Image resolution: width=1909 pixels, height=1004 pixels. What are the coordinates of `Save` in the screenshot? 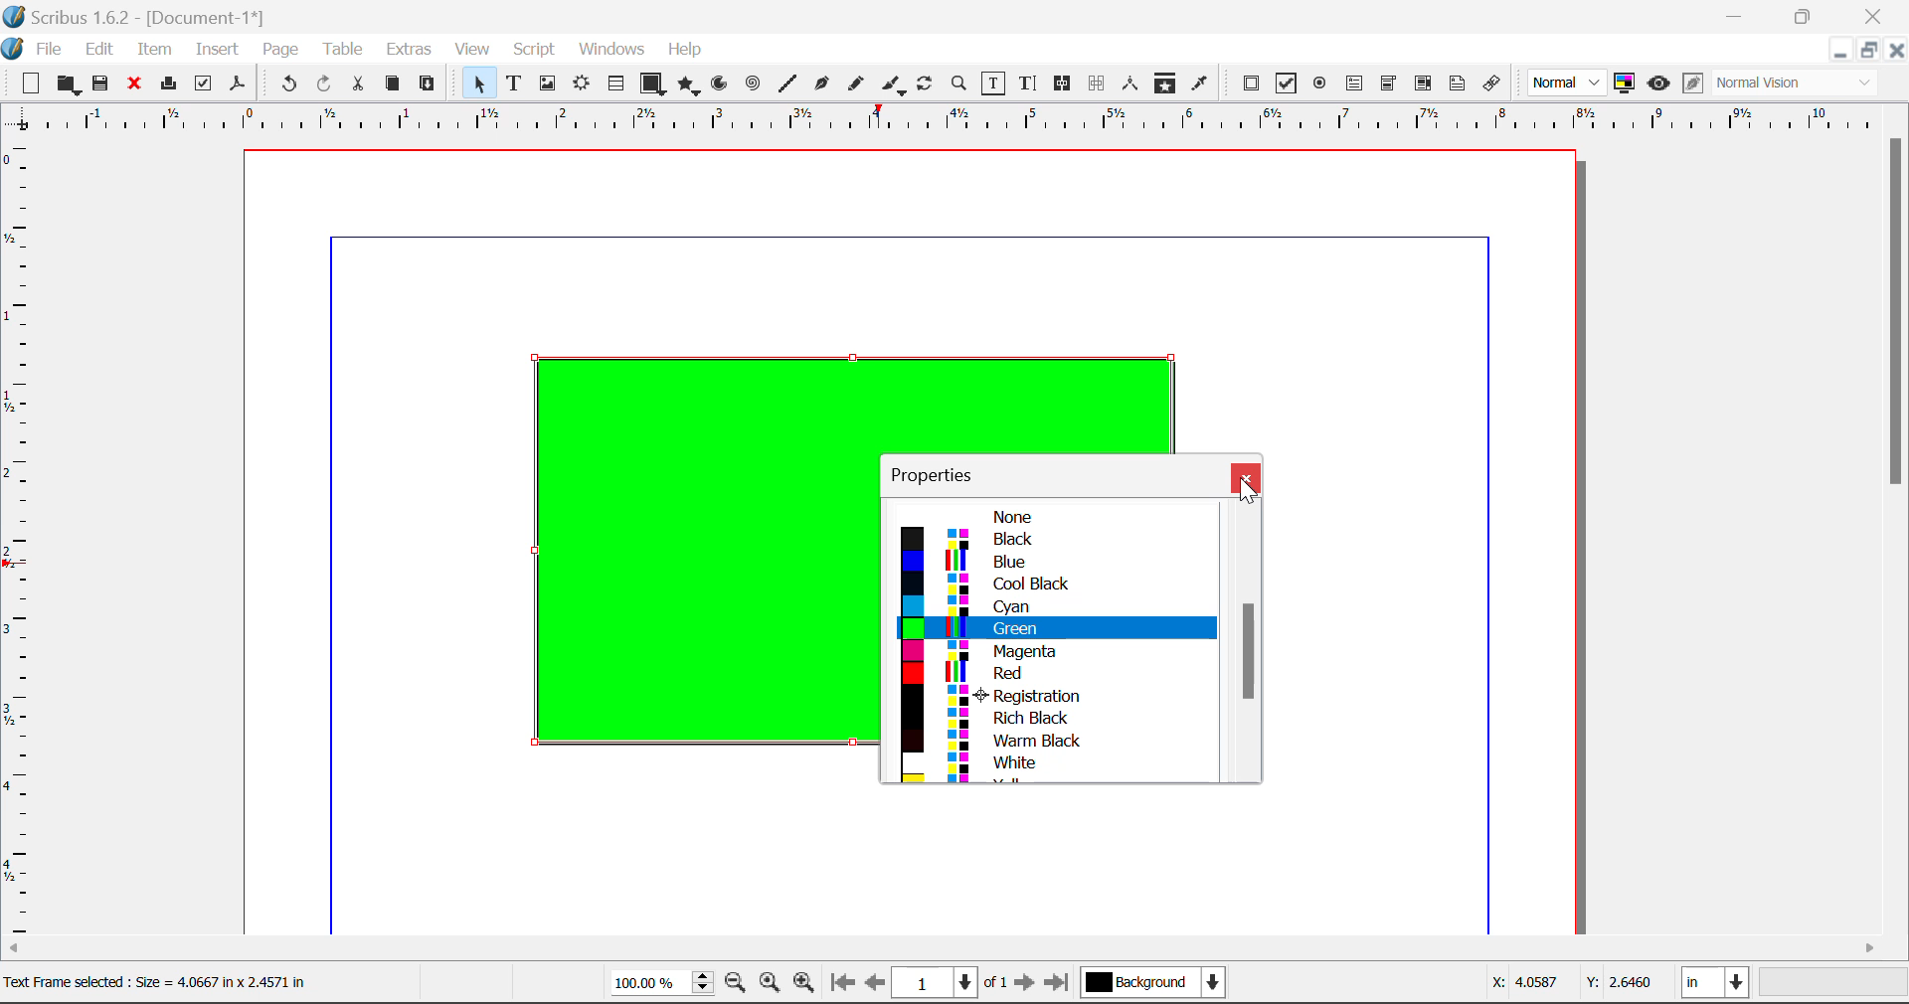 It's located at (102, 84).